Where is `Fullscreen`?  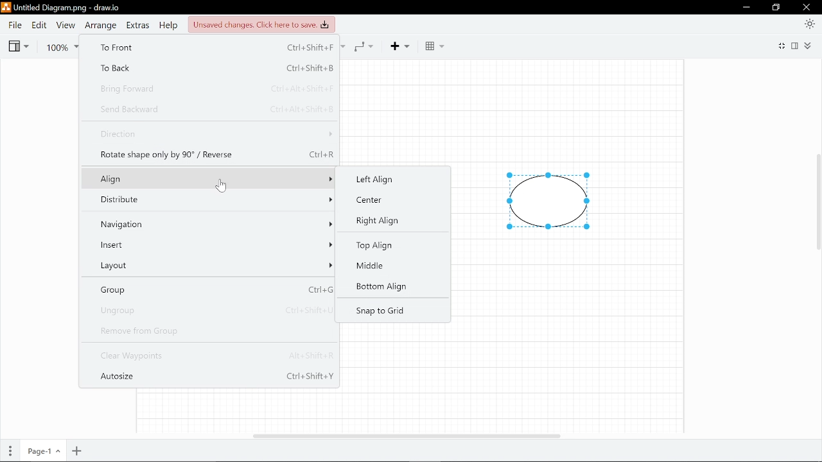
Fullscreen is located at coordinates (780, 47).